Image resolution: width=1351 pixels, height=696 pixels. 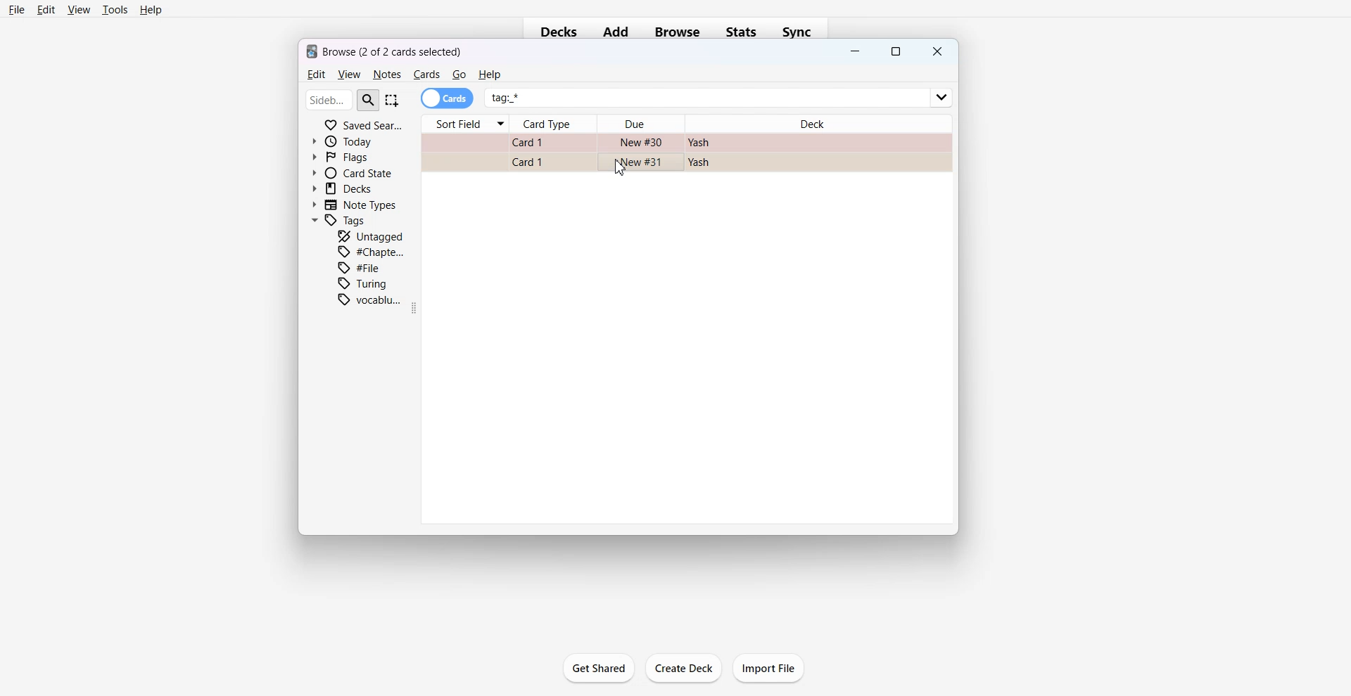 I want to click on File, so click(x=362, y=267).